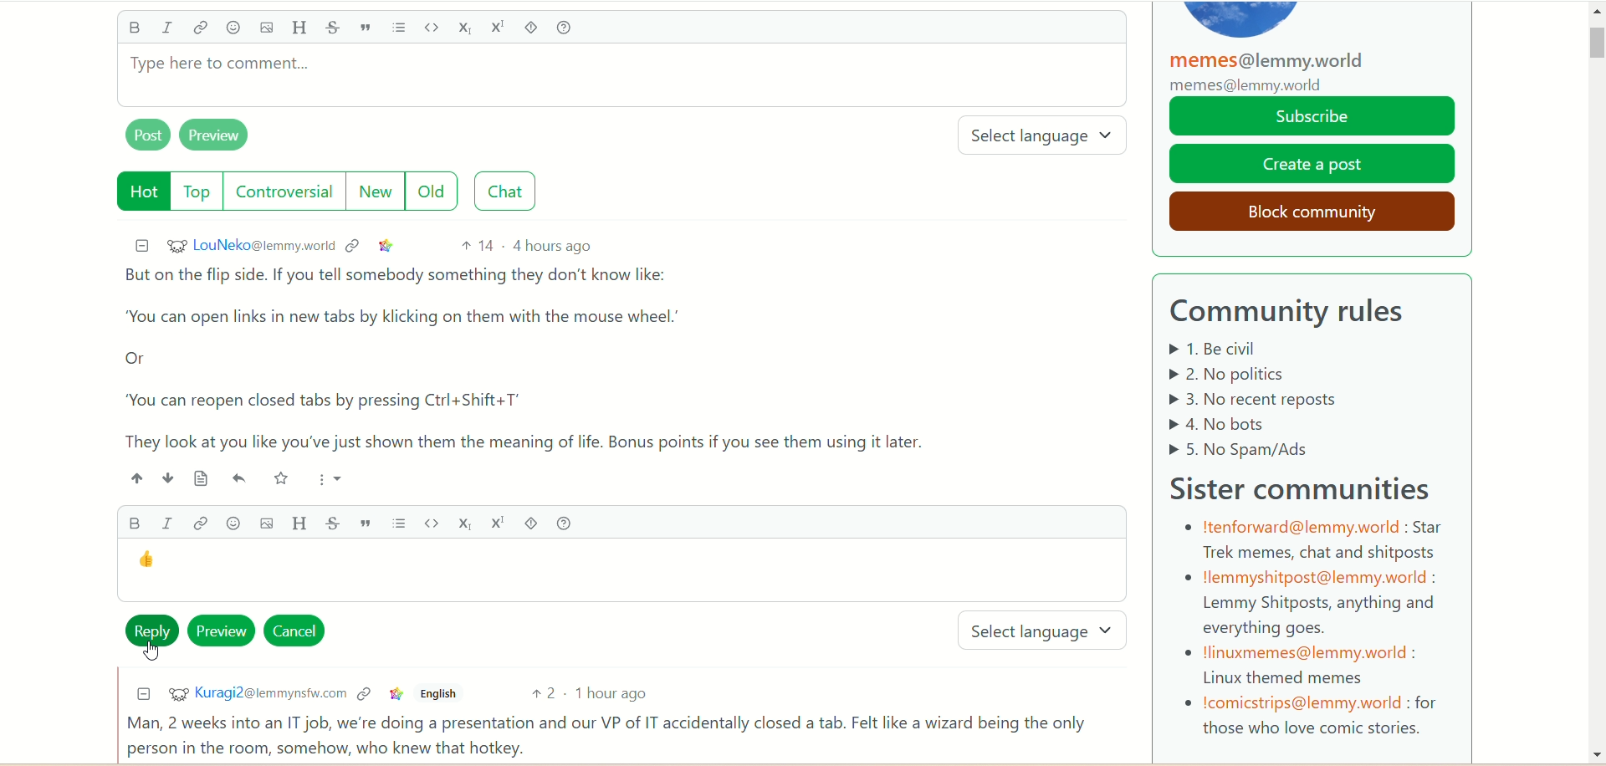 The height and width of the screenshot is (766, 1606). Describe the element at coordinates (197, 193) in the screenshot. I see `top` at that location.